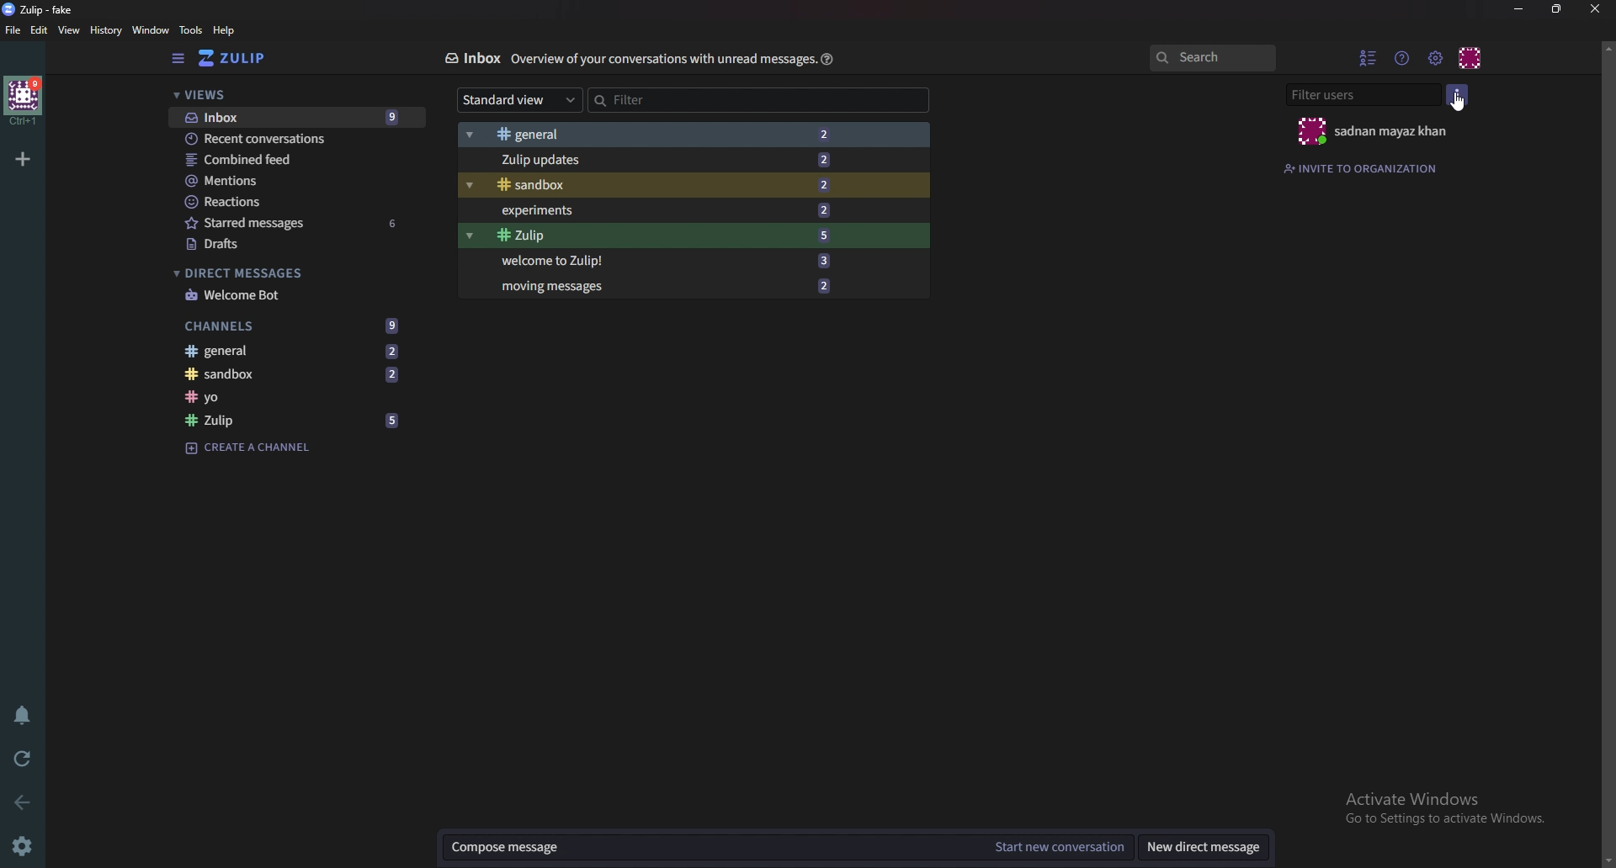 The height and width of the screenshot is (868, 1616). Describe the element at coordinates (300, 242) in the screenshot. I see `Drafts` at that location.